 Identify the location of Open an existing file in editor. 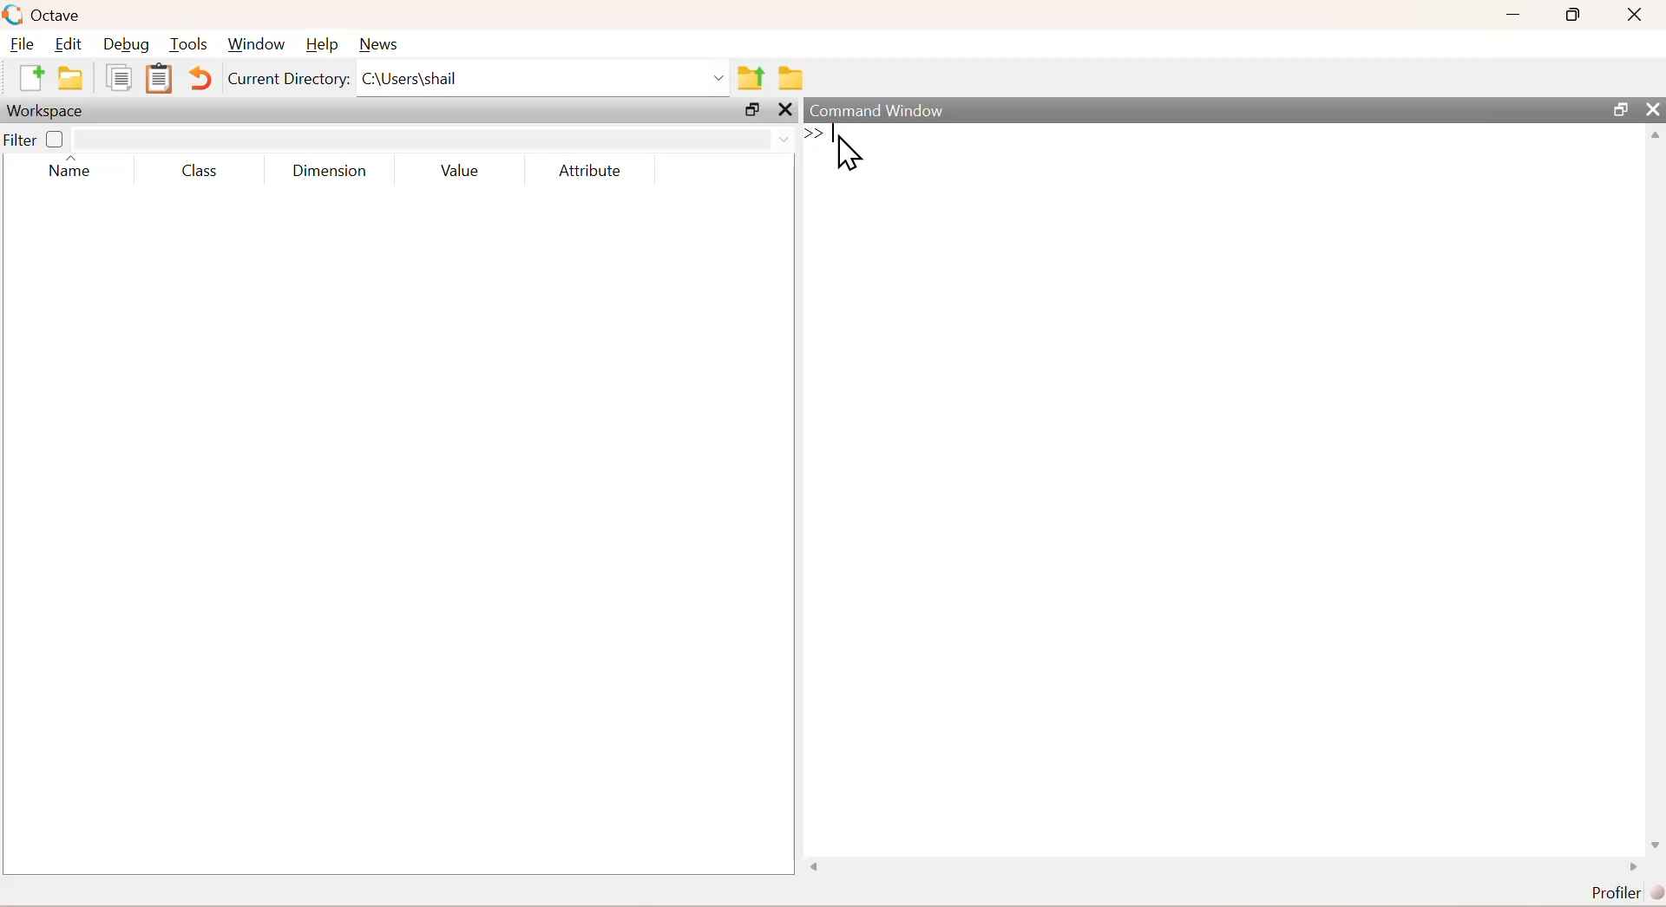
(73, 81).